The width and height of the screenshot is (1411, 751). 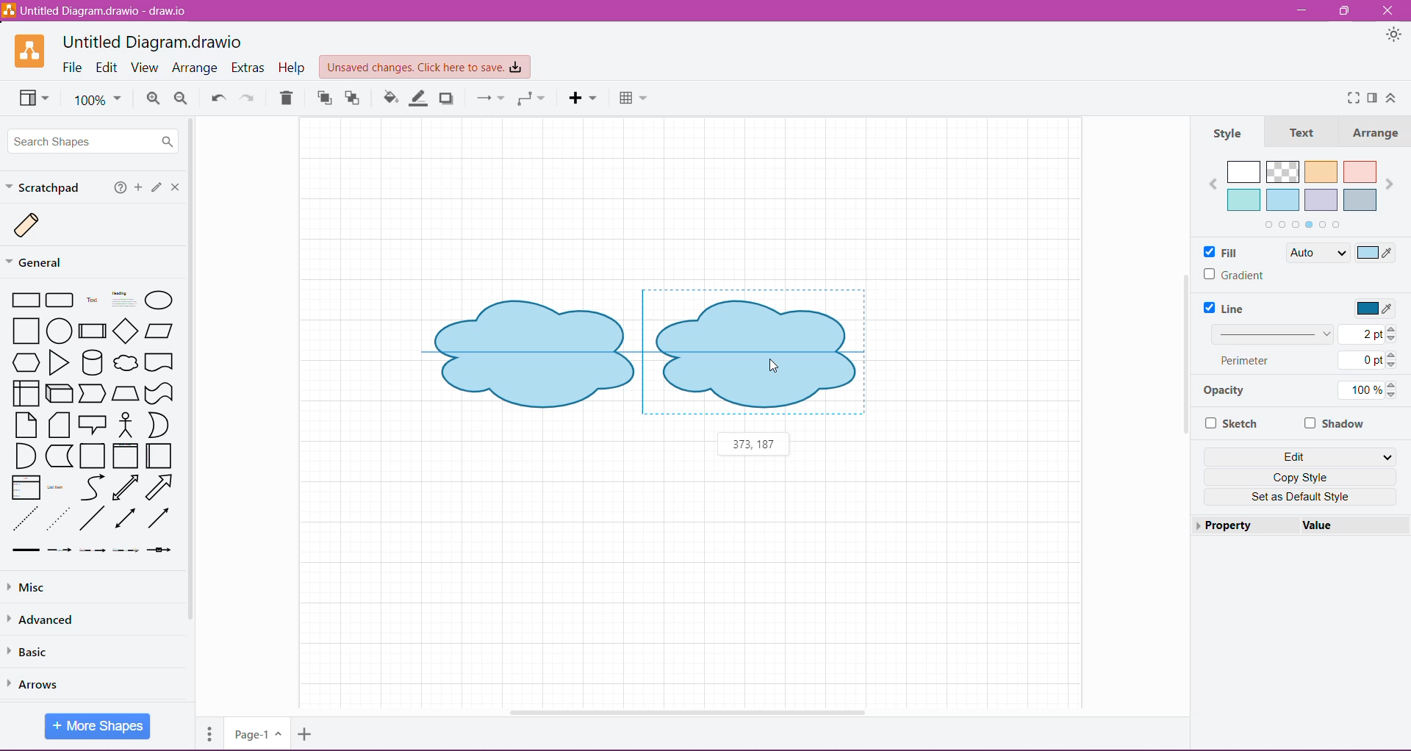 What do you see at coordinates (1305, 134) in the screenshot?
I see `Text` at bounding box center [1305, 134].